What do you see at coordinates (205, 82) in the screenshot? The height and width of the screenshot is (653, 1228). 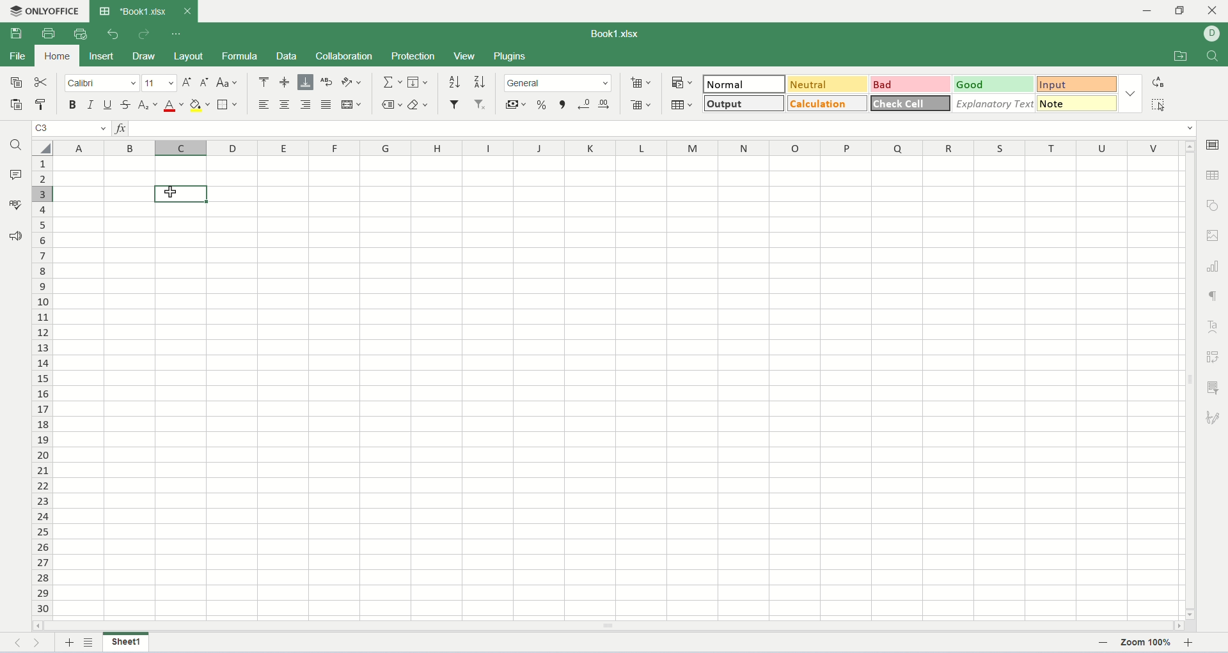 I see `decrease font size` at bounding box center [205, 82].